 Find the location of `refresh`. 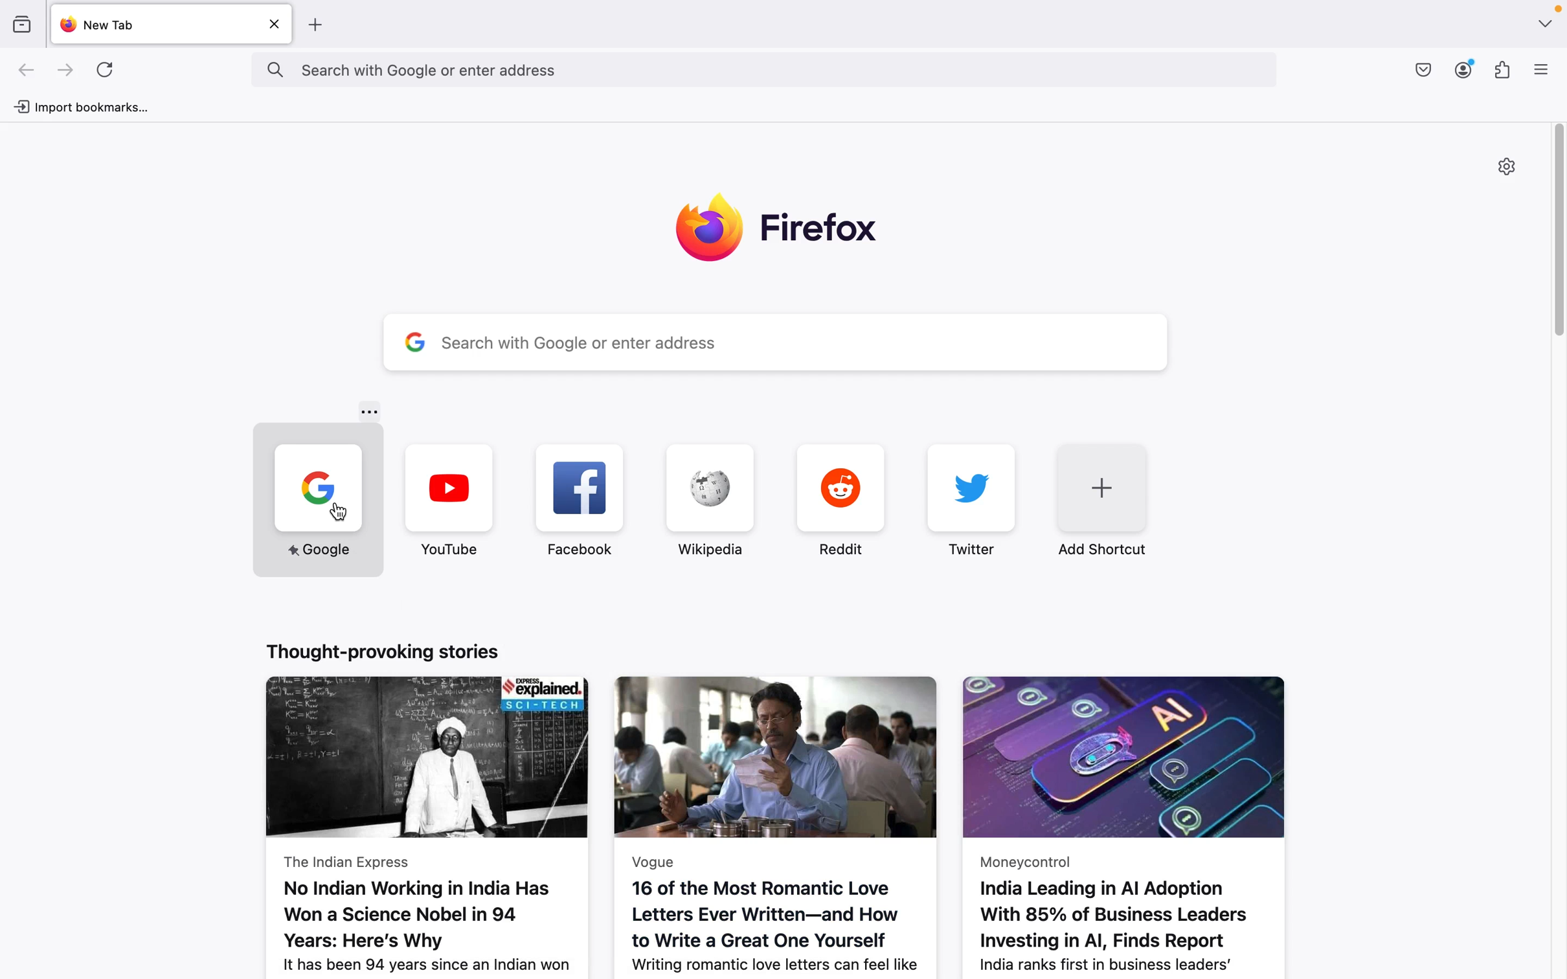

refresh is located at coordinates (111, 72).